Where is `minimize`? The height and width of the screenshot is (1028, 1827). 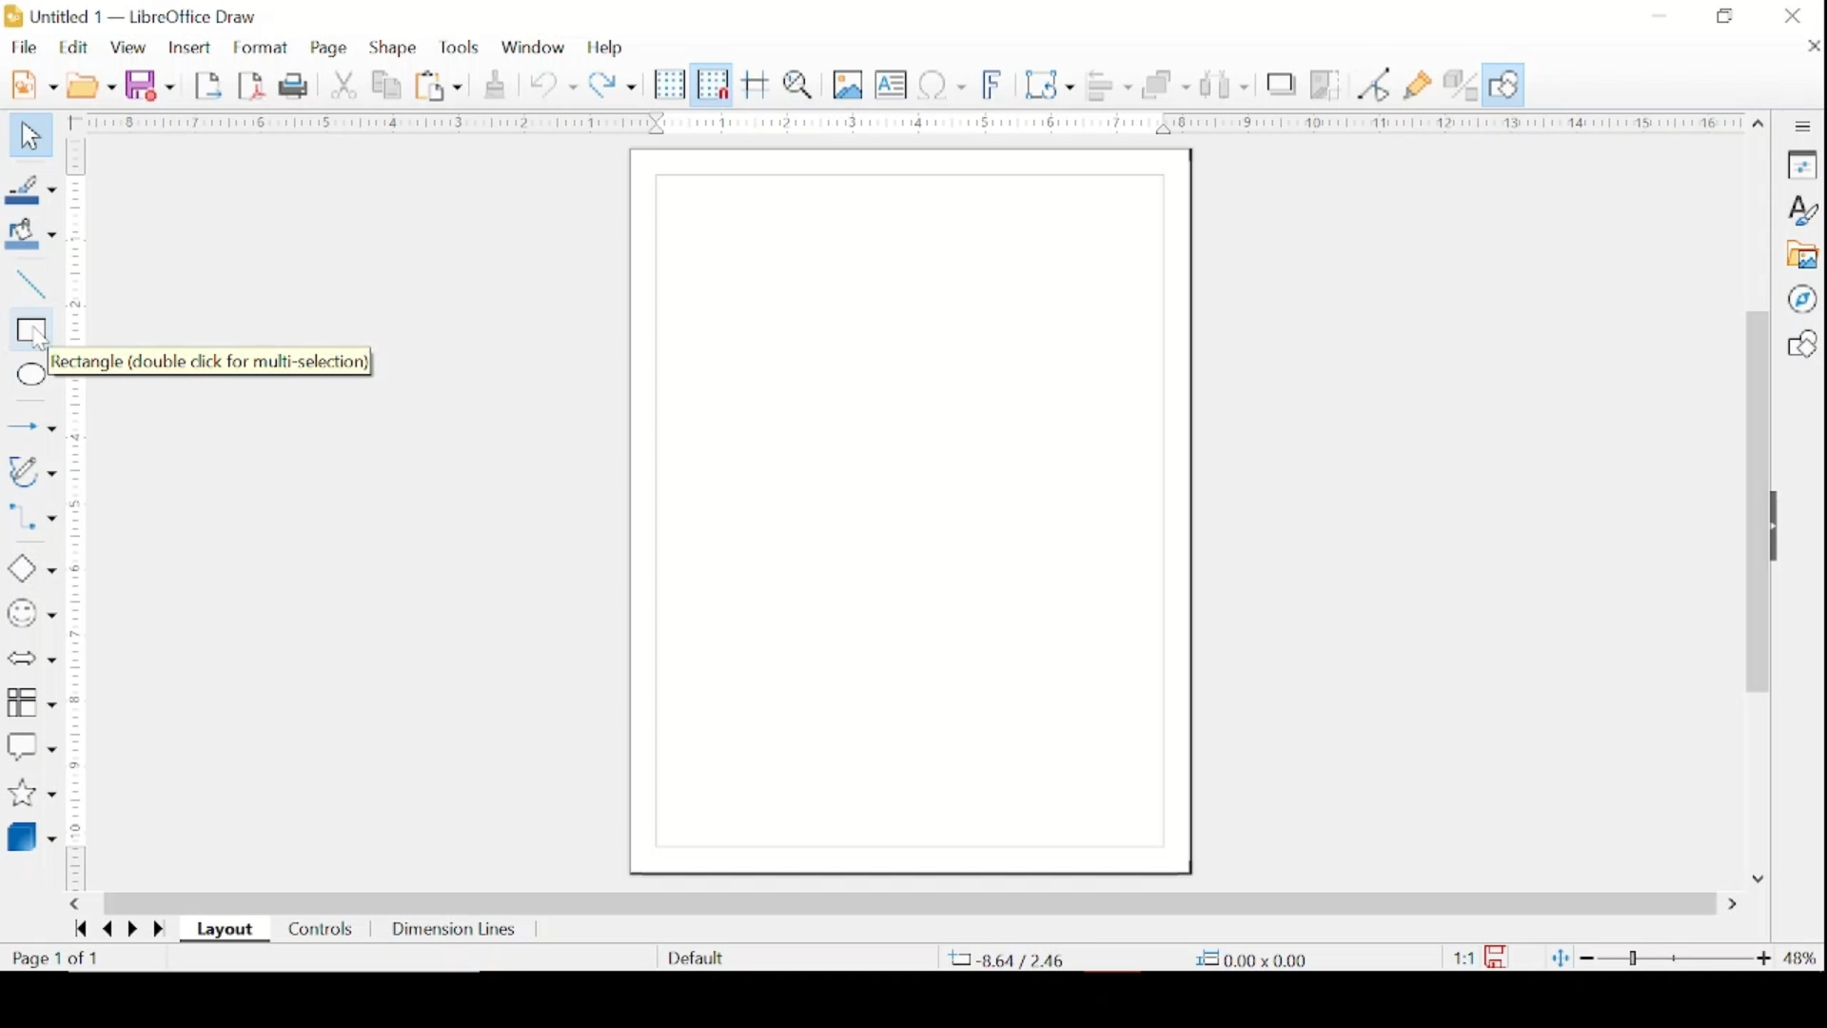 minimize is located at coordinates (1660, 15).